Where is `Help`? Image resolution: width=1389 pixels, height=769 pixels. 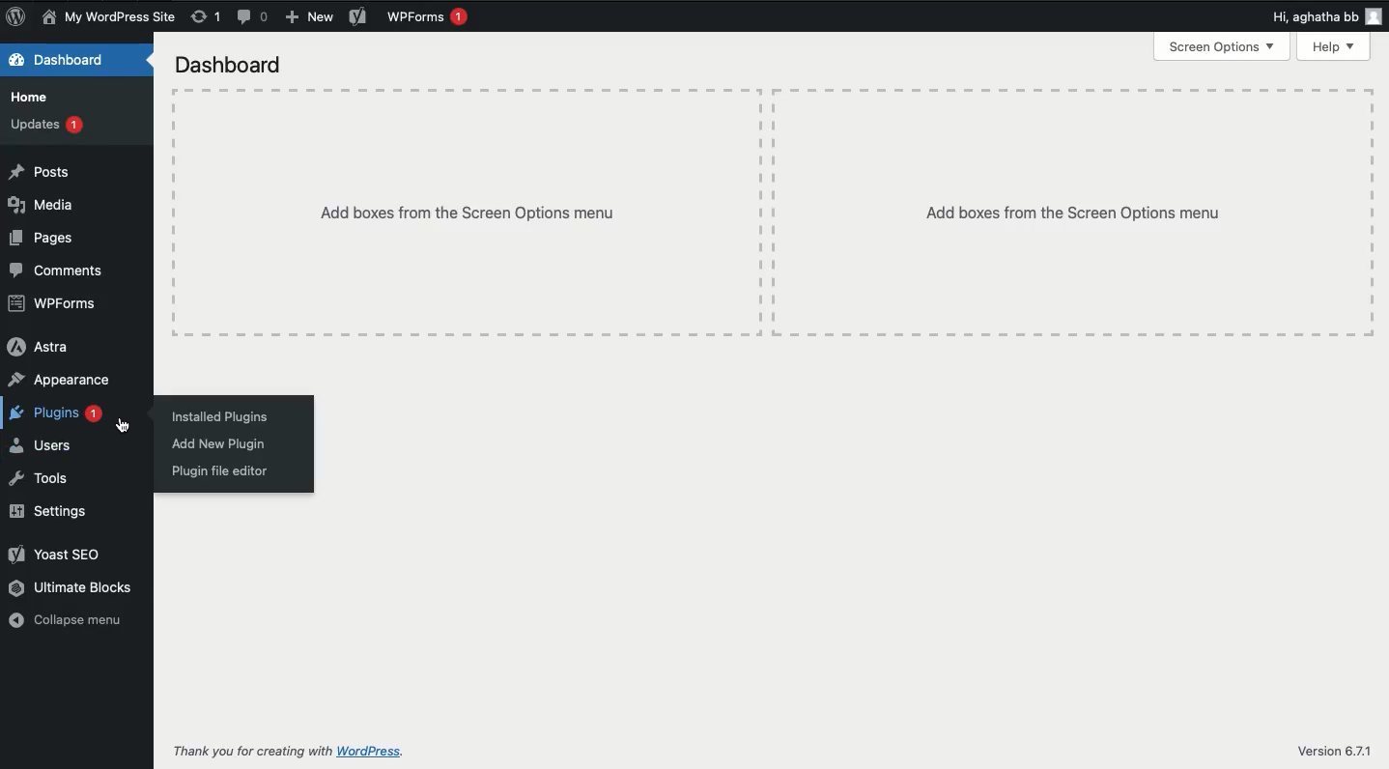 Help is located at coordinates (1337, 46).